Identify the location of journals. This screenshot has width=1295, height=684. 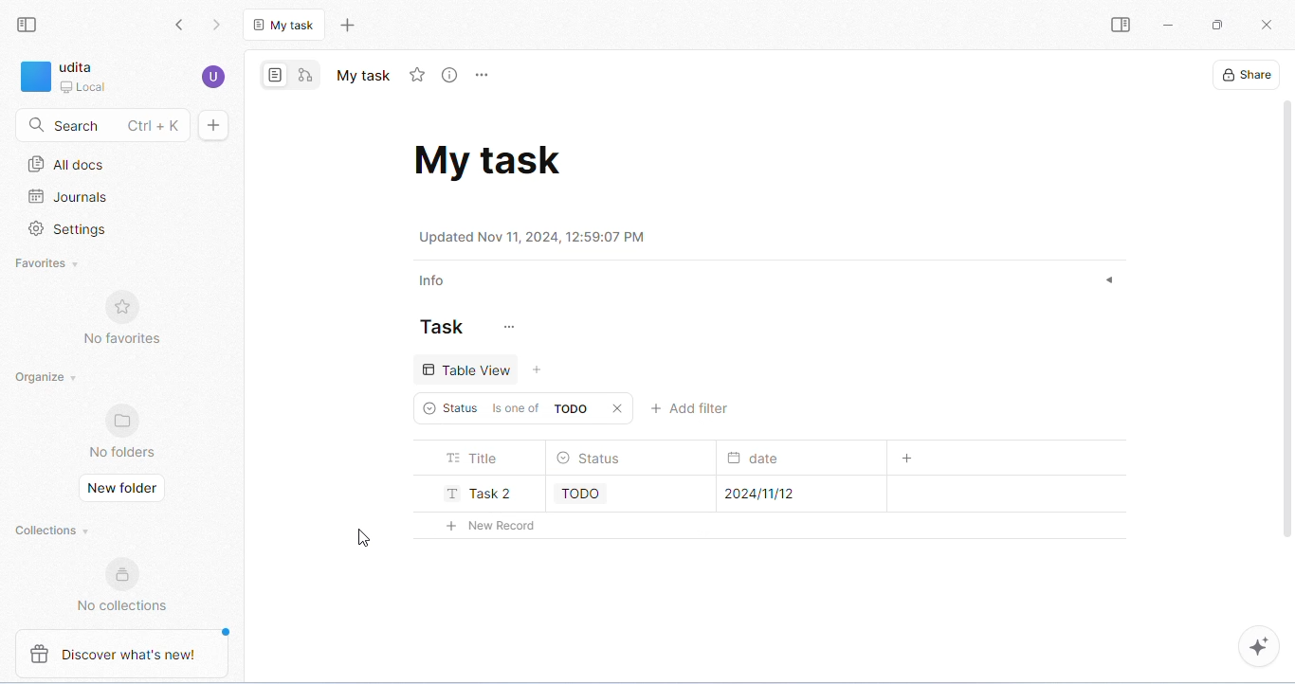
(69, 198).